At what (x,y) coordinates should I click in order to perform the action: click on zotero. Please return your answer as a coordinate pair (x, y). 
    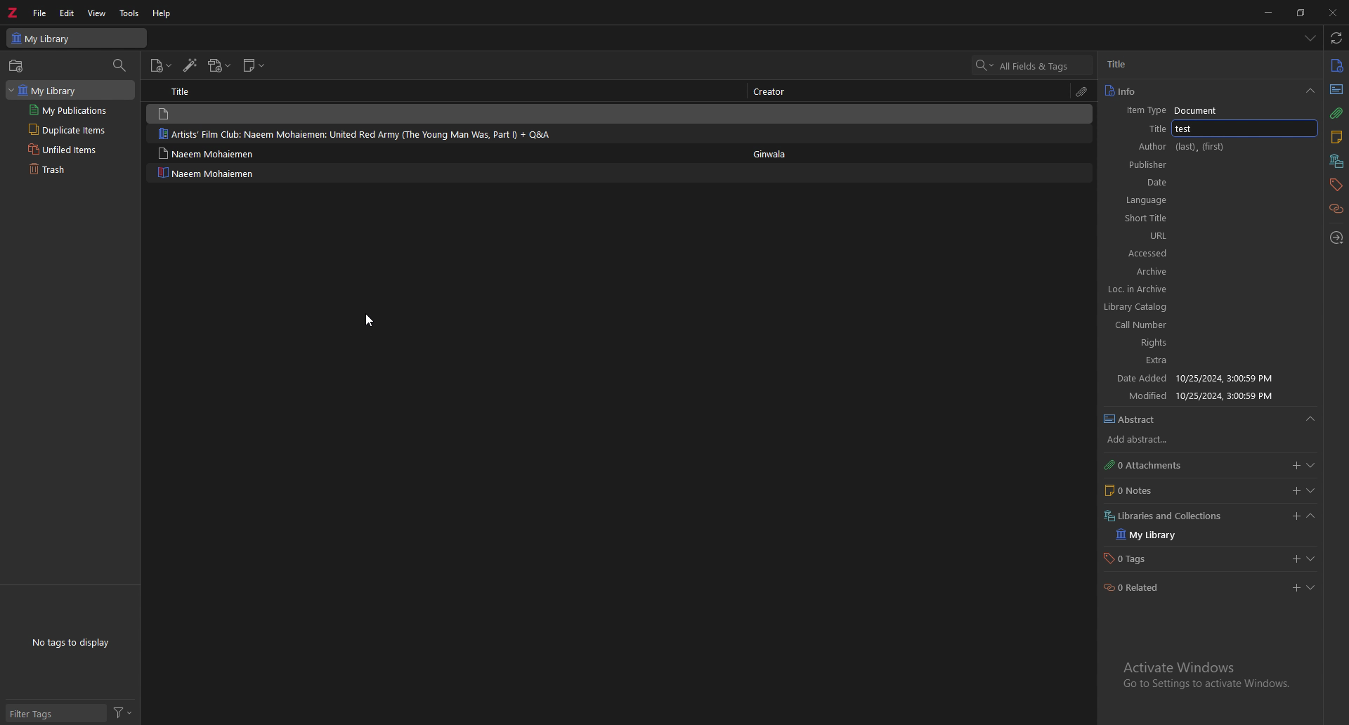
    Looking at the image, I should click on (15, 12).